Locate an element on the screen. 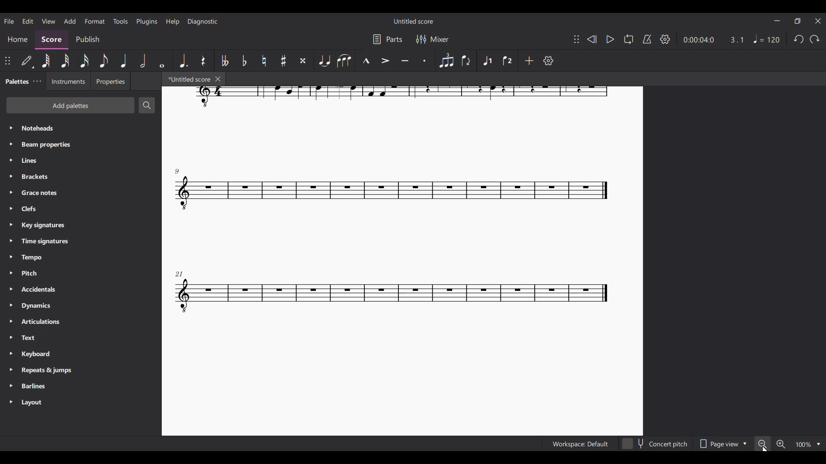 Image resolution: width=826 pixels, height=464 pixels. Toggle flat is located at coordinates (244, 61).